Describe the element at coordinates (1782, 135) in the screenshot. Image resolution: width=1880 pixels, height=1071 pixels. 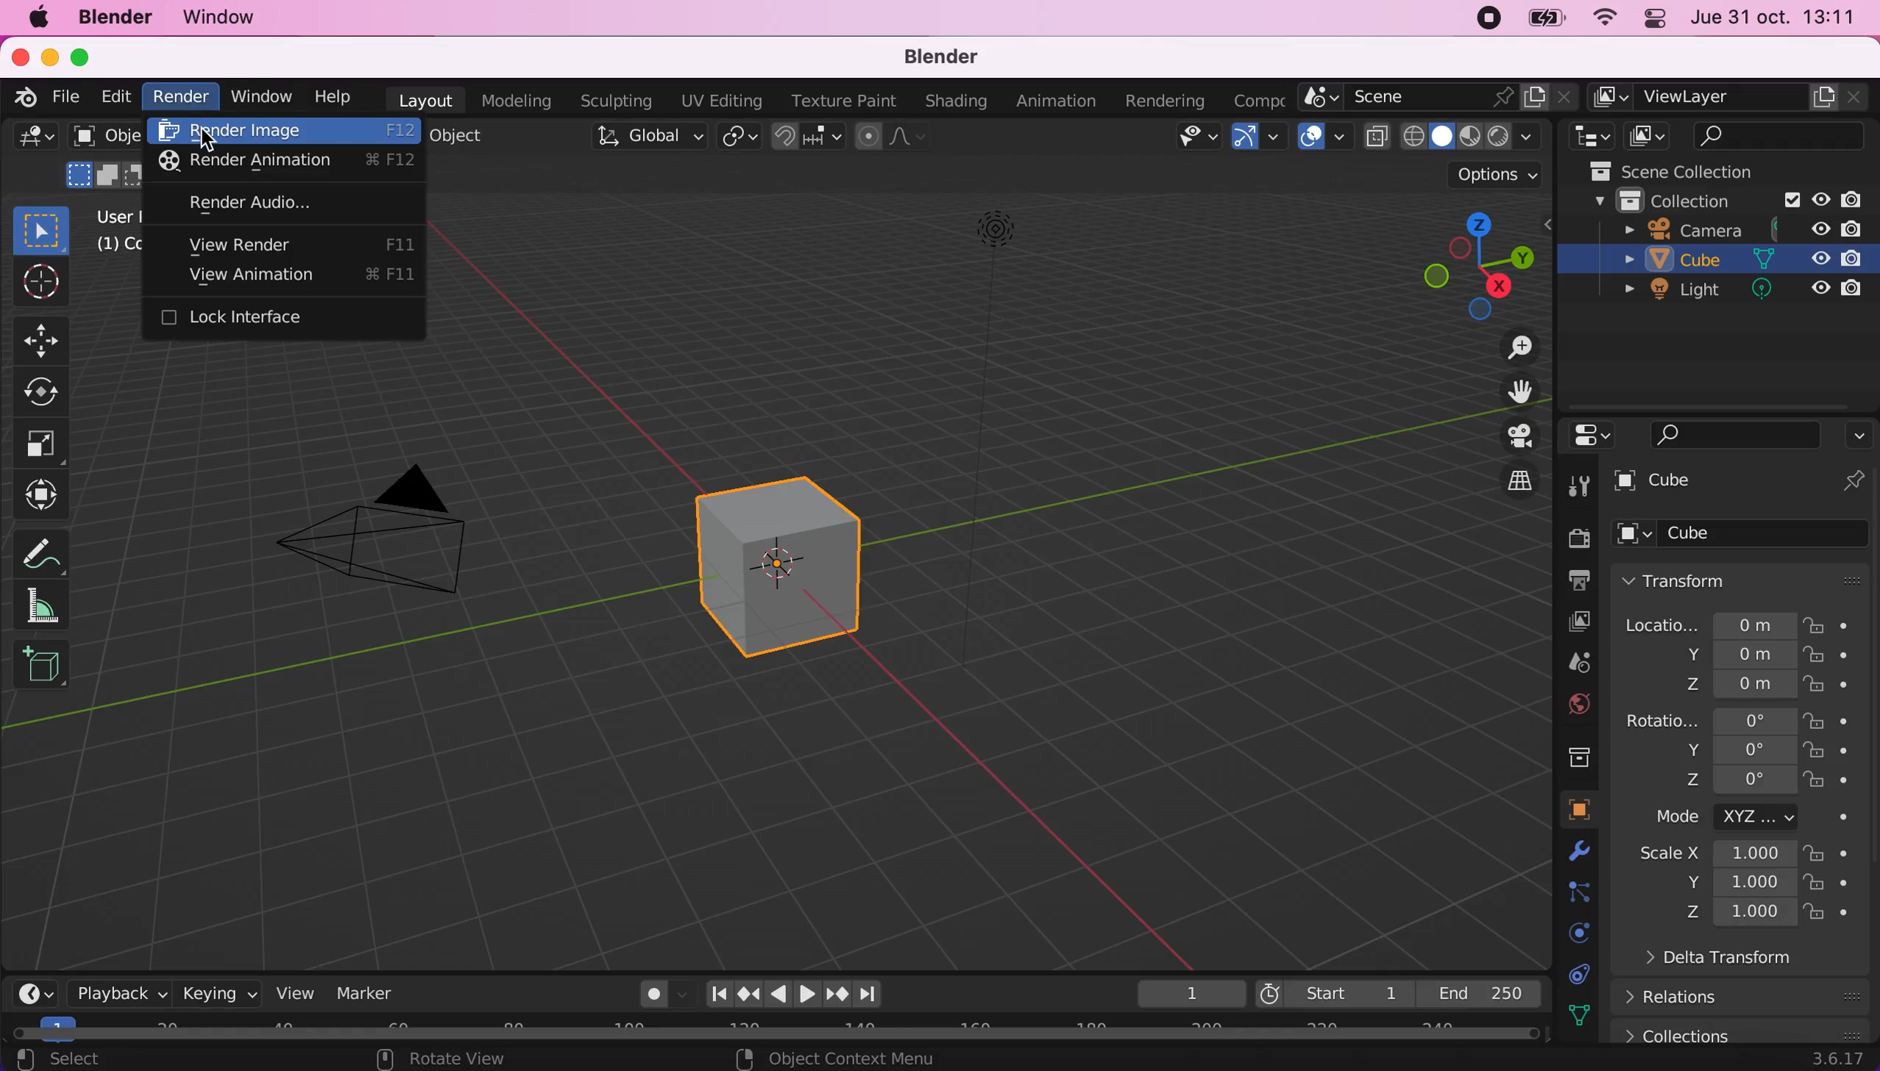
I see `search` at that location.